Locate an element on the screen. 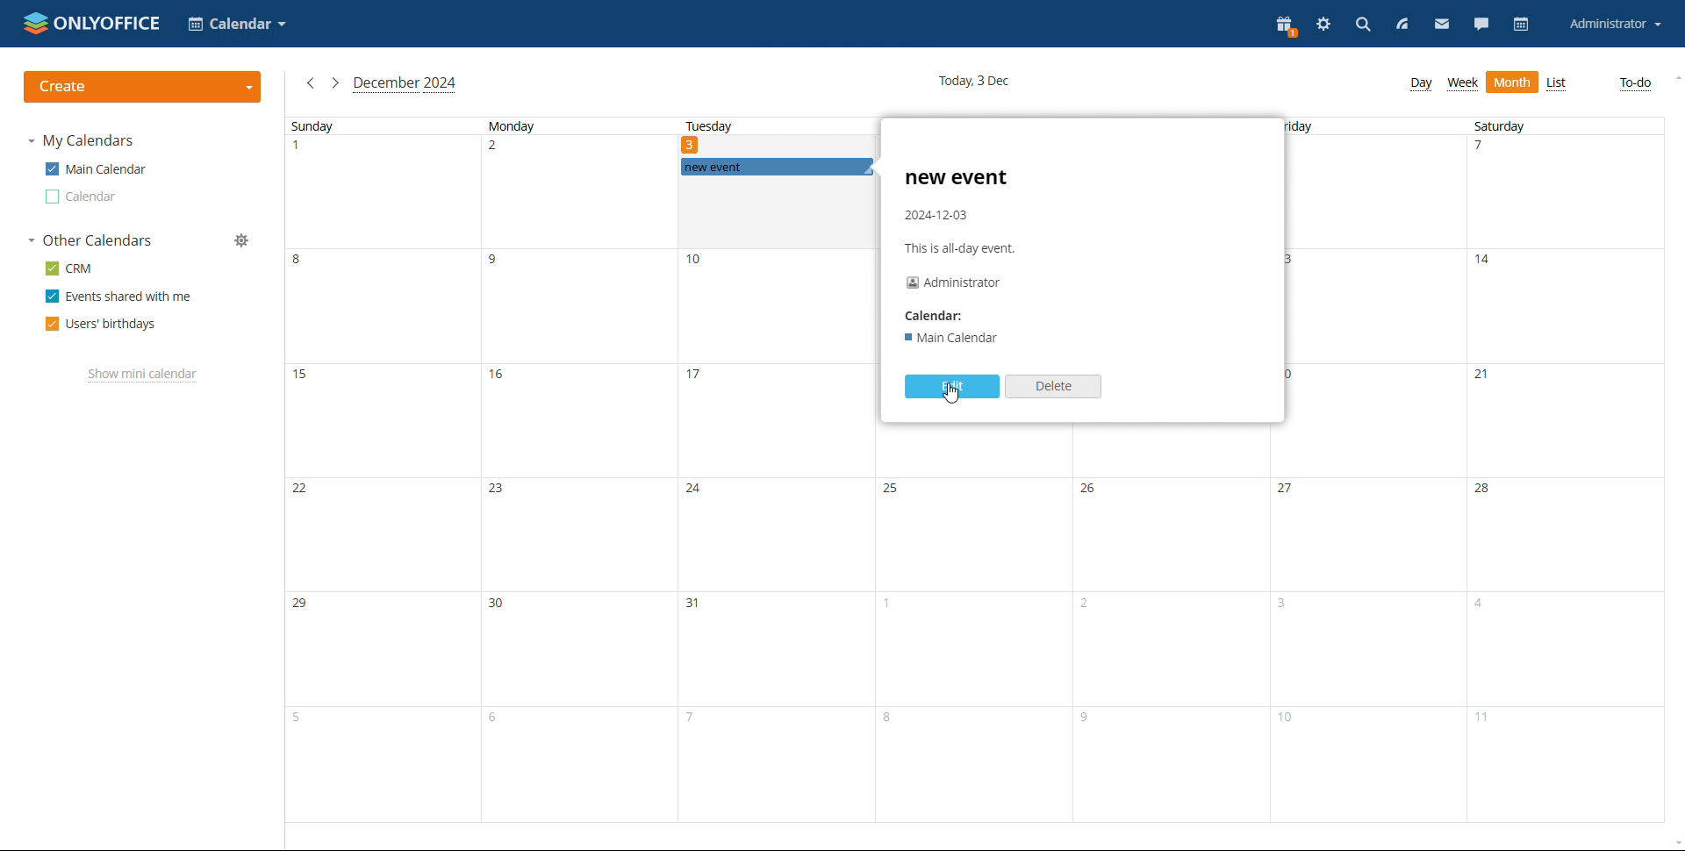 Image resolution: width=1685 pixels, height=851 pixels. saturday is located at coordinates (1563, 470).